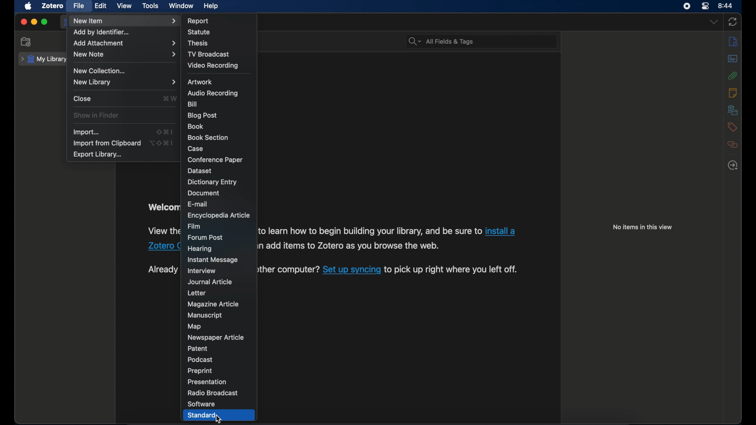 The height and width of the screenshot is (425, 756). I want to click on search bar input, so click(491, 42).